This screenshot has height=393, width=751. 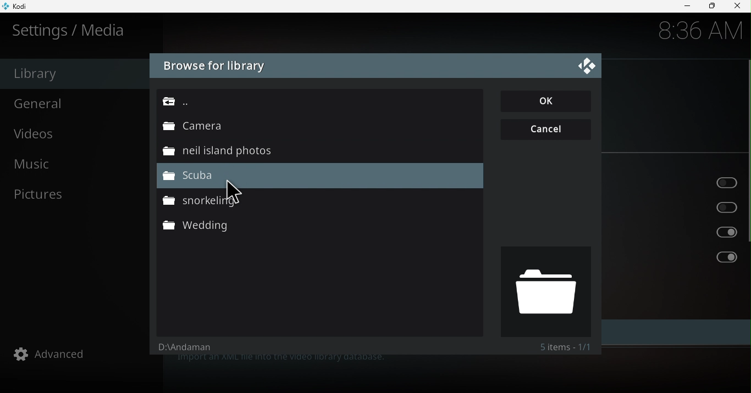 I want to click on Update library on startup, so click(x=674, y=181).